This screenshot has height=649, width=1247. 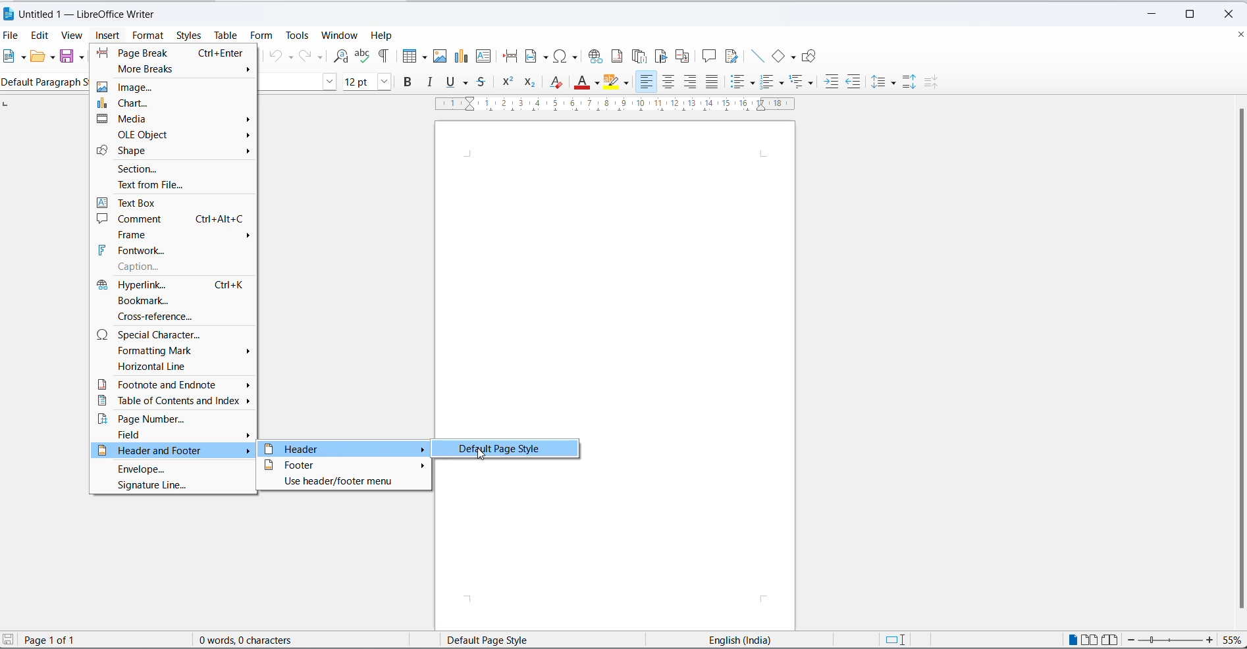 I want to click on shape, so click(x=176, y=153).